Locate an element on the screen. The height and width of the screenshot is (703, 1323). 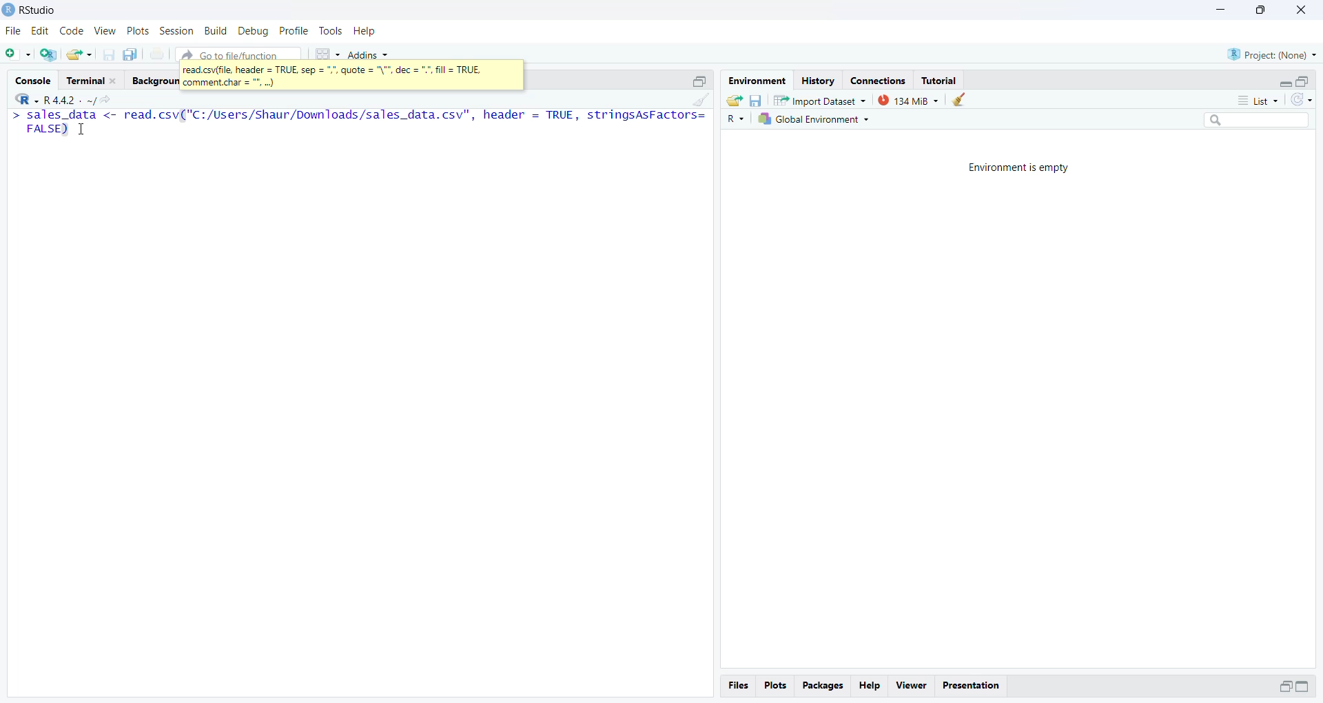
133  MB used by R session is located at coordinates (910, 103).